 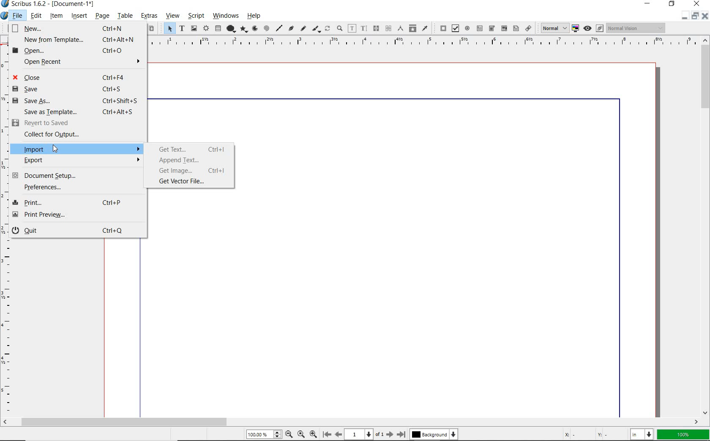 I want to click on Print Preview..., so click(x=77, y=215).